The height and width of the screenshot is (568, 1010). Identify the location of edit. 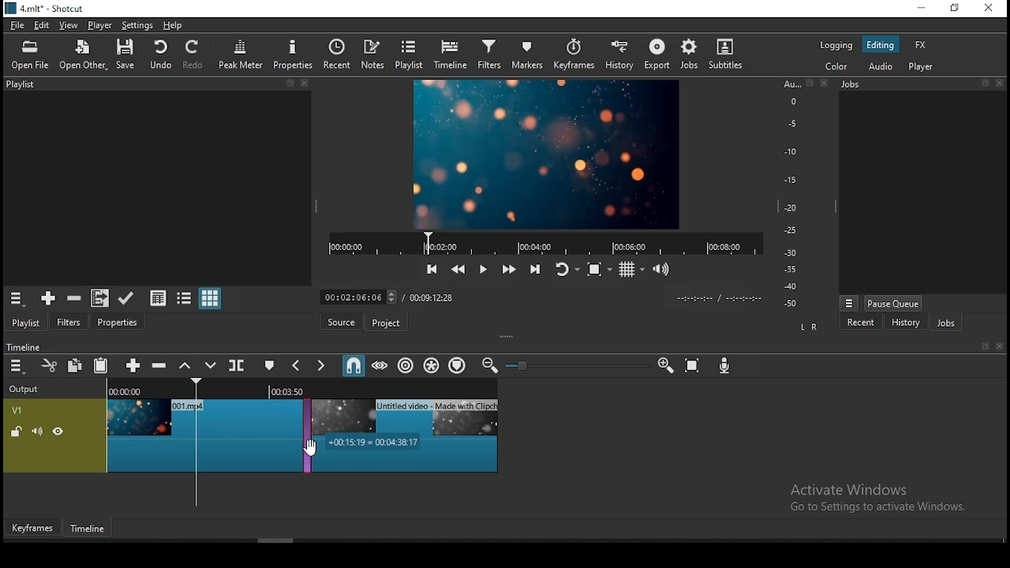
(44, 24).